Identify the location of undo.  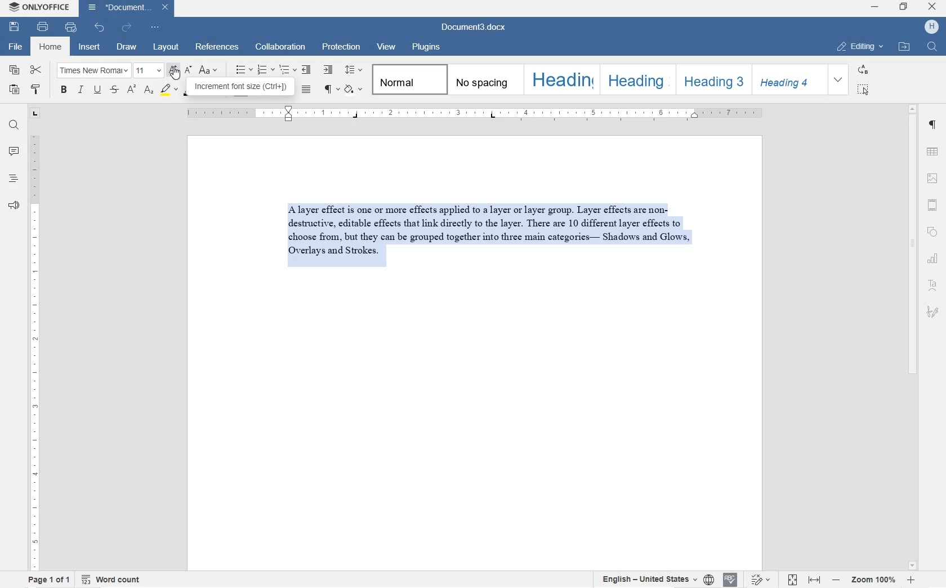
(100, 29).